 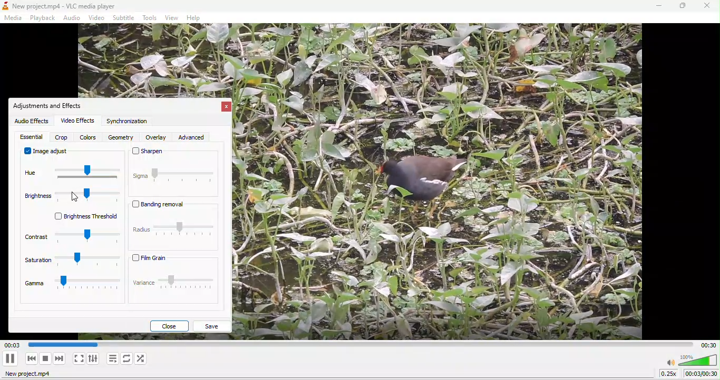 I want to click on image, so click(x=447, y=184).